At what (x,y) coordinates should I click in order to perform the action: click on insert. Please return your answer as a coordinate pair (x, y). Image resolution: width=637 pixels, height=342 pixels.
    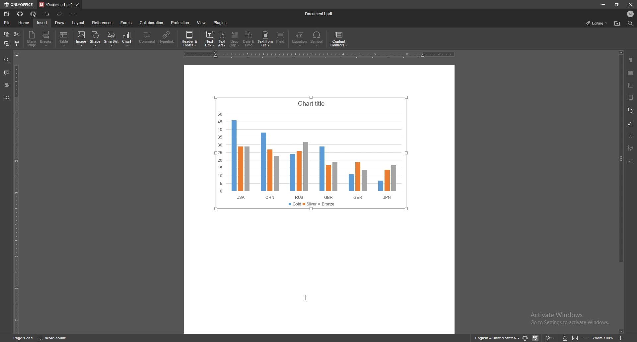
    Looking at the image, I should click on (42, 23).